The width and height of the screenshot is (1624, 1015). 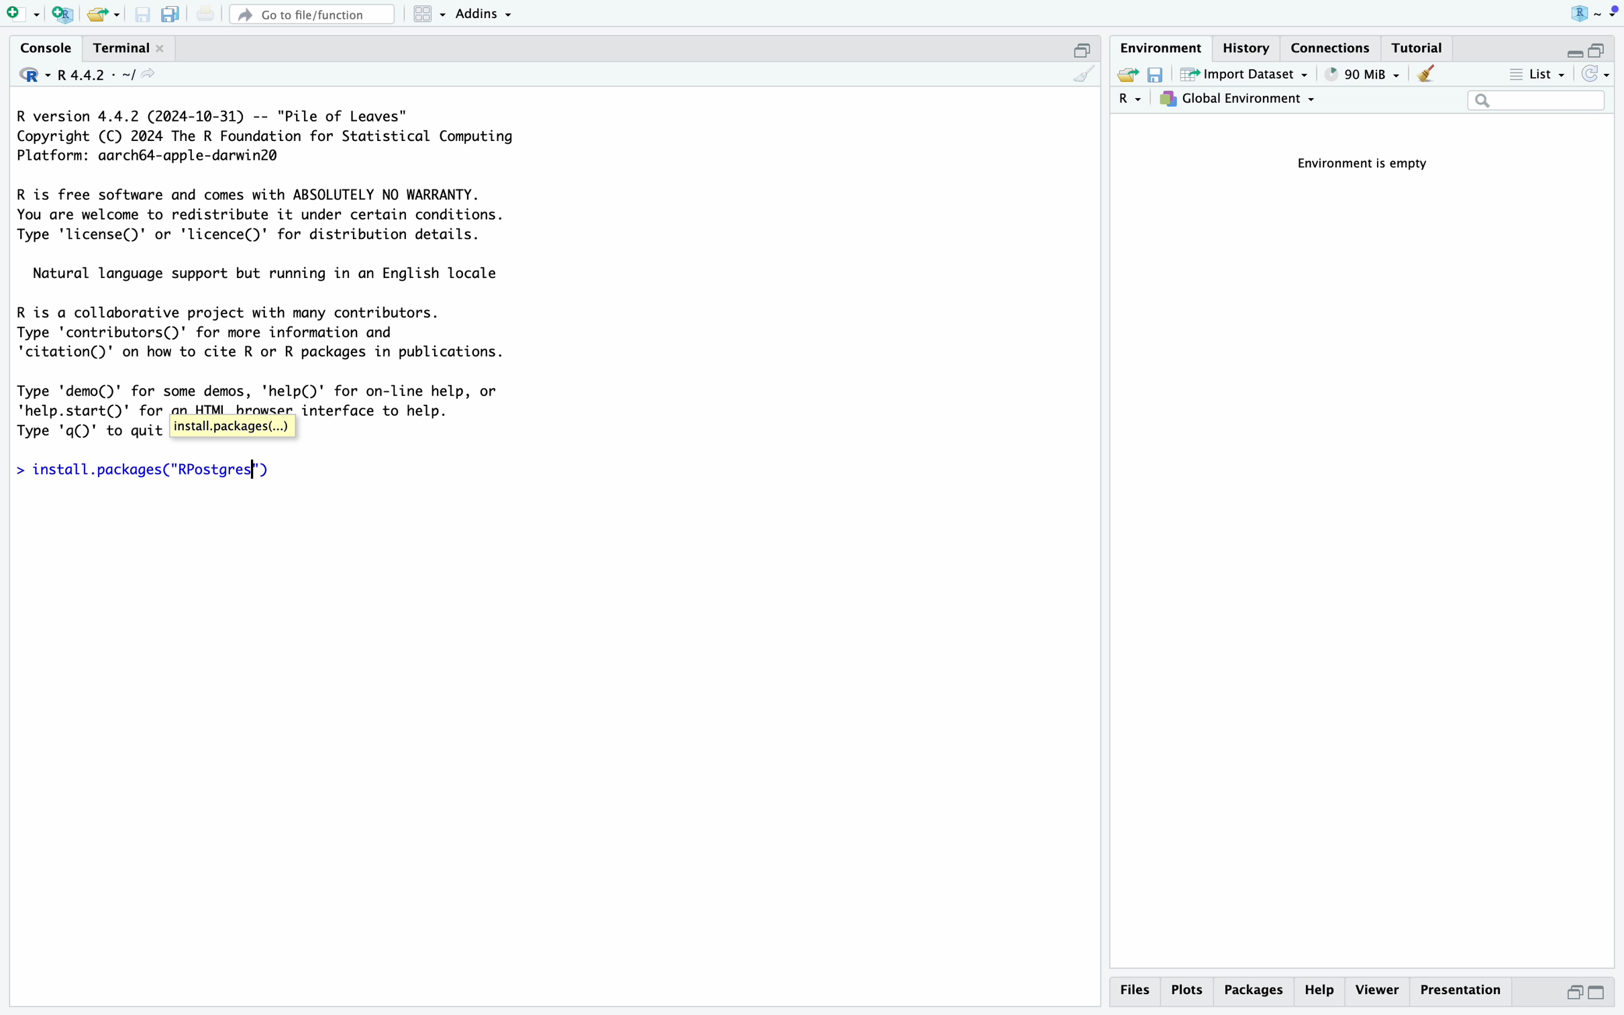 I want to click on tutorial, so click(x=1421, y=47).